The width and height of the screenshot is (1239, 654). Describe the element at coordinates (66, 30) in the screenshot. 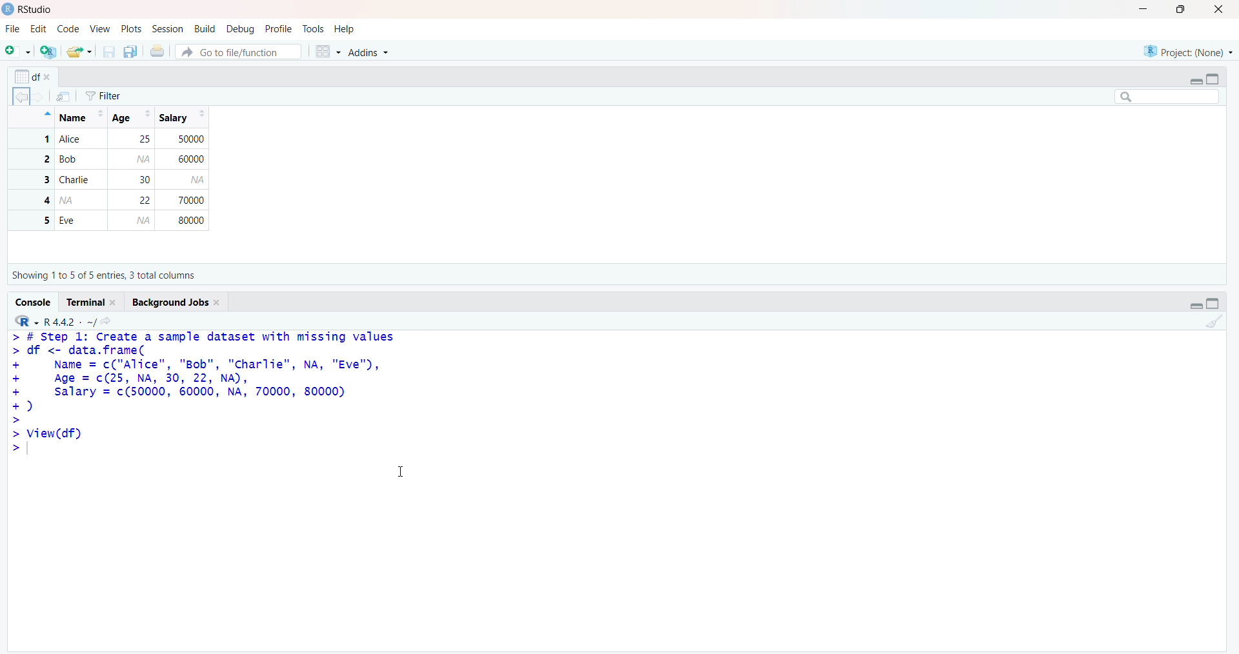

I see `Code` at that location.